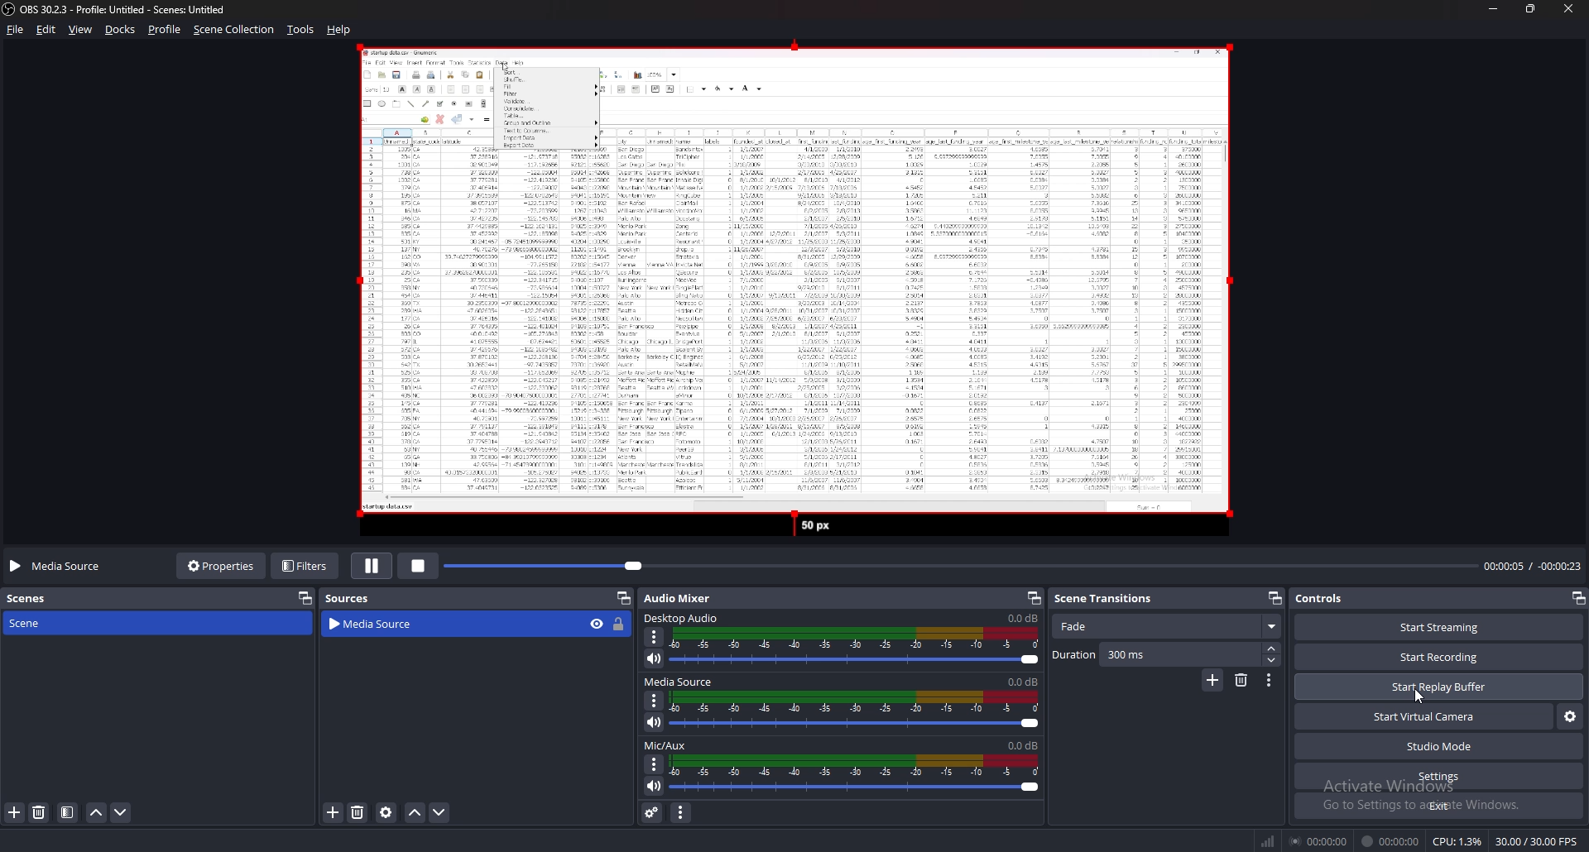 The width and height of the screenshot is (1589, 852). What do you see at coordinates (1457, 841) in the screenshot?
I see `CPU: 1.3%` at bounding box center [1457, 841].